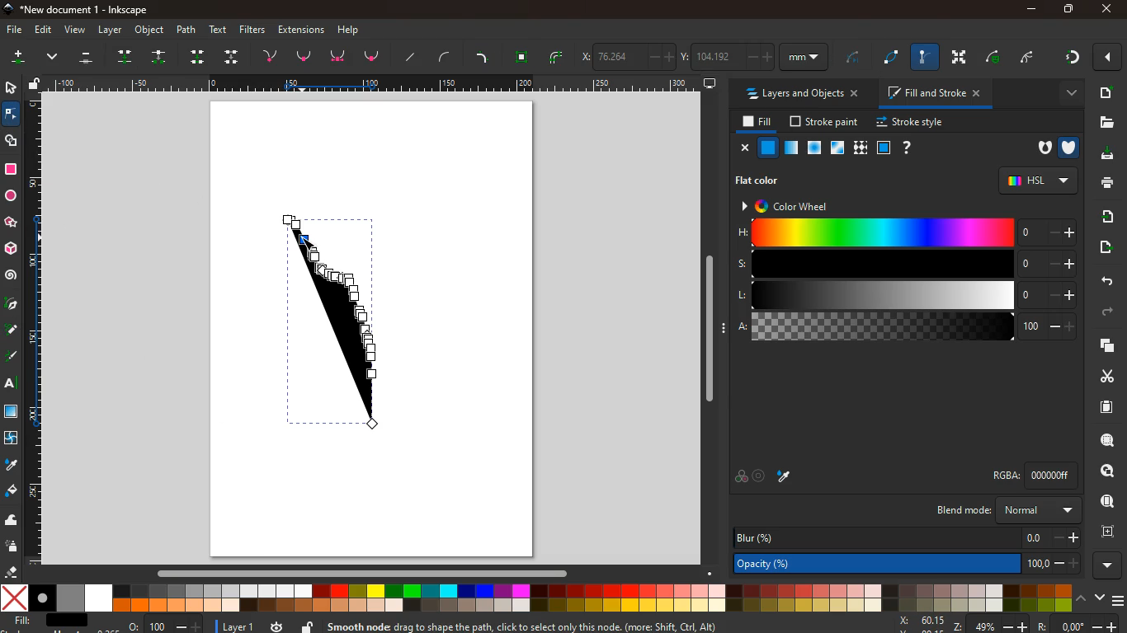 The width and height of the screenshot is (1127, 633). Describe the element at coordinates (711, 329) in the screenshot. I see `Vertical slider` at that location.